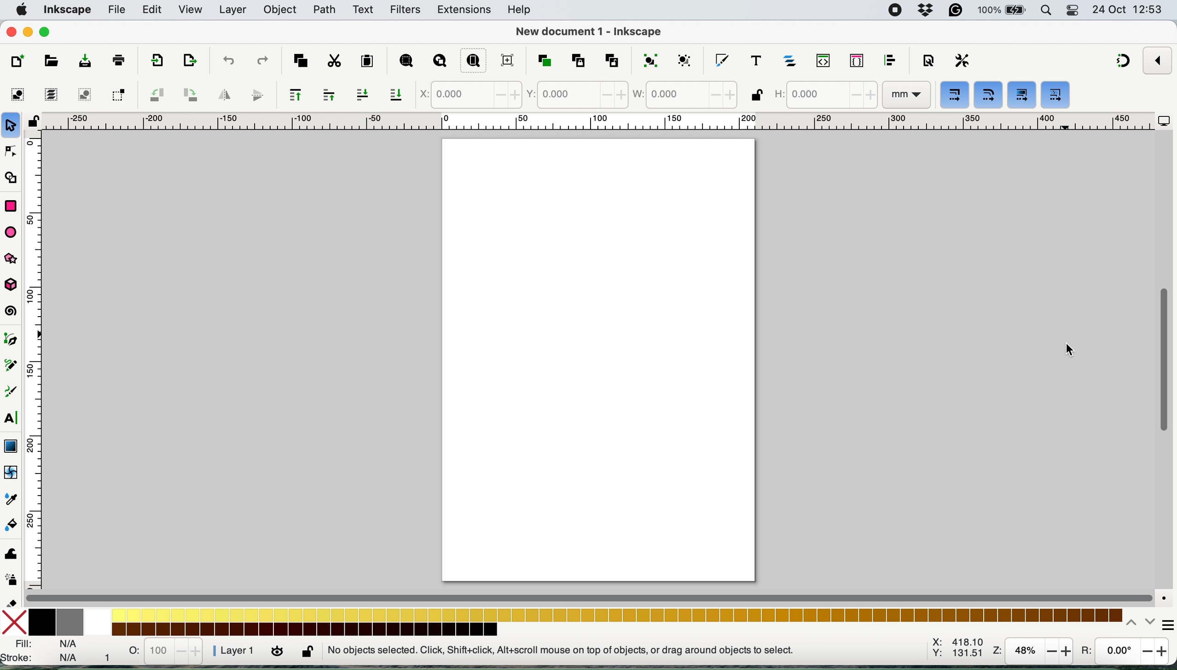 The width and height of the screenshot is (1177, 670). What do you see at coordinates (13, 367) in the screenshot?
I see `pencil tool` at bounding box center [13, 367].